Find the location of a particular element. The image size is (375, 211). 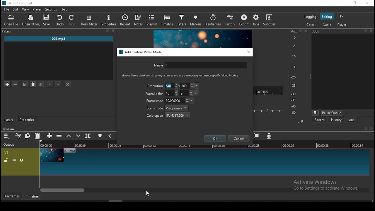

restore is located at coordinates (354, 3).